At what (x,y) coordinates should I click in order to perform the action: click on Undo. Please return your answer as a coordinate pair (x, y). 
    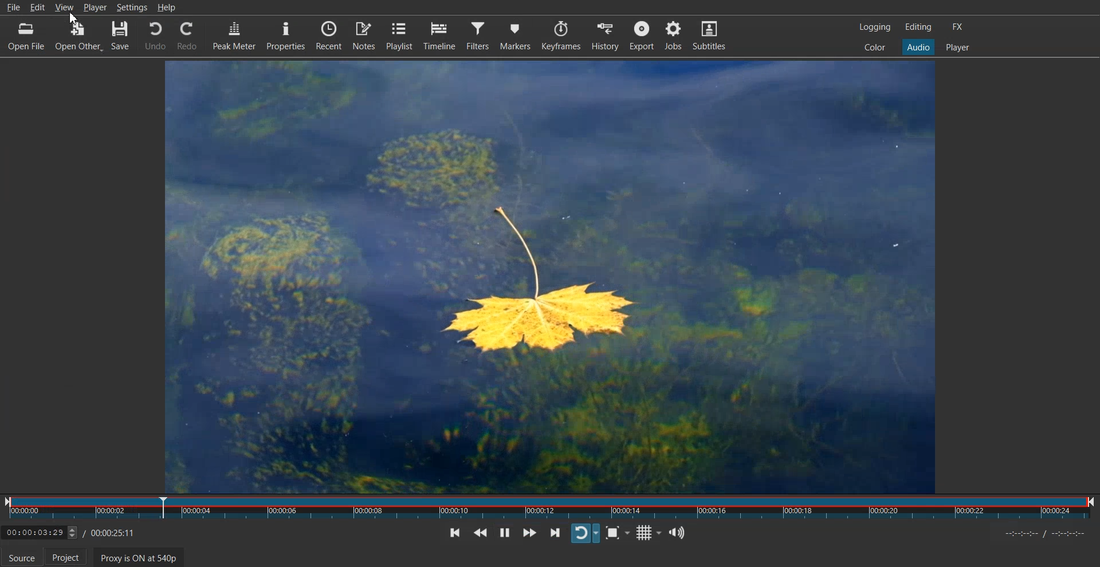
    Looking at the image, I should click on (155, 36).